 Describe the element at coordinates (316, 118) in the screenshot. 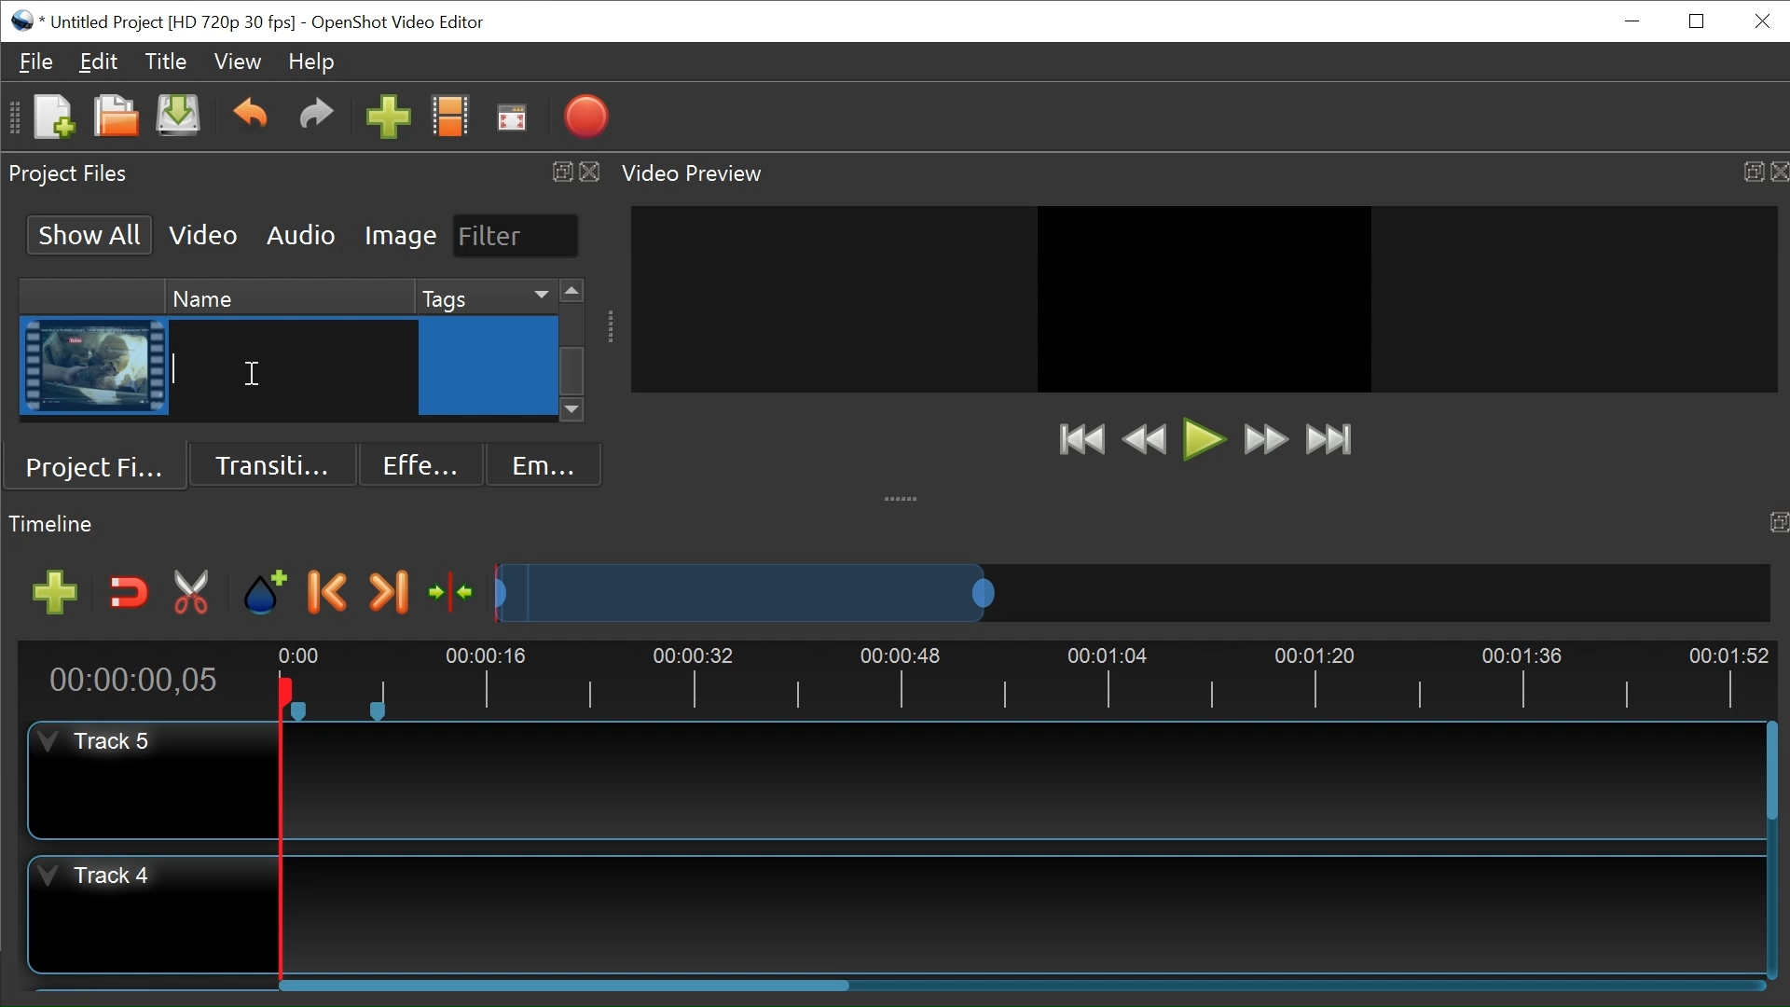

I see `Redo` at that location.